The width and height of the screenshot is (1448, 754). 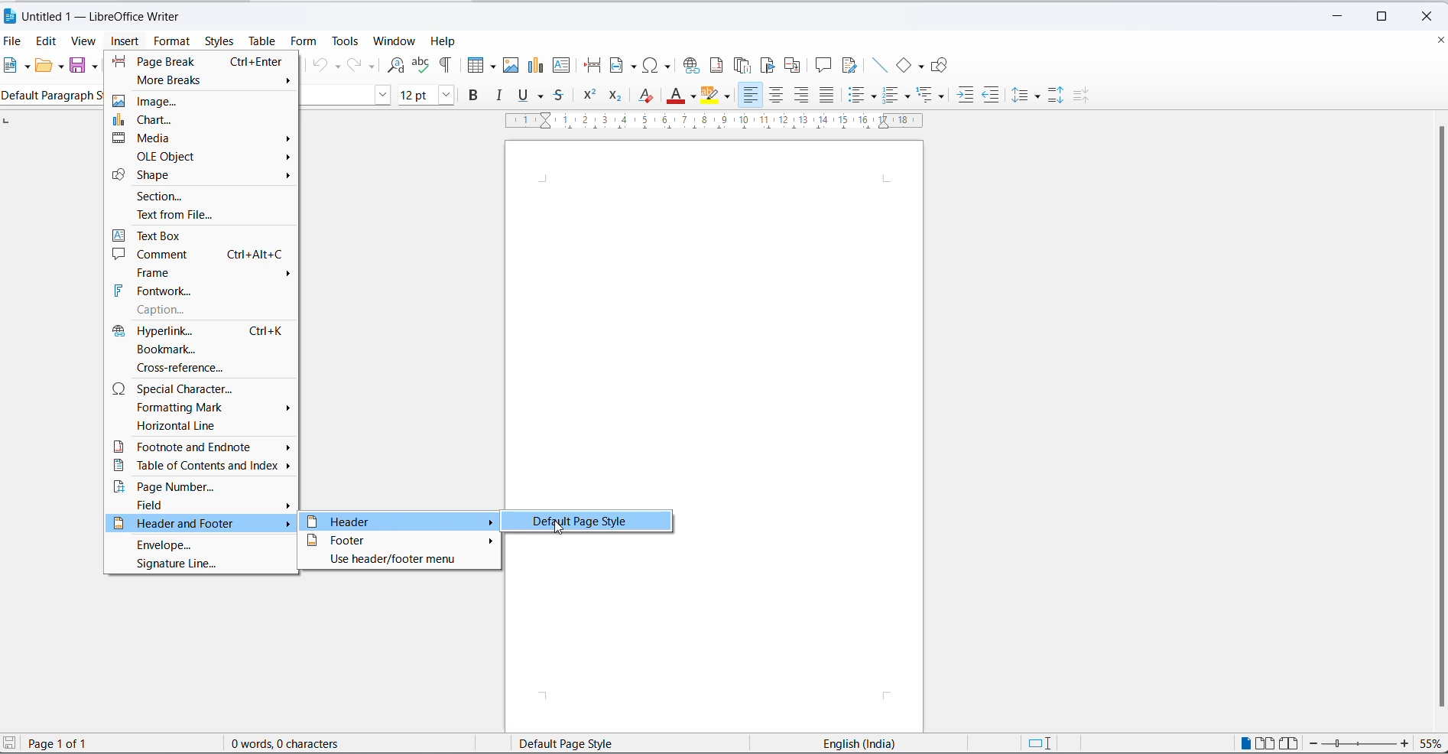 What do you see at coordinates (47, 41) in the screenshot?
I see `edit` at bounding box center [47, 41].